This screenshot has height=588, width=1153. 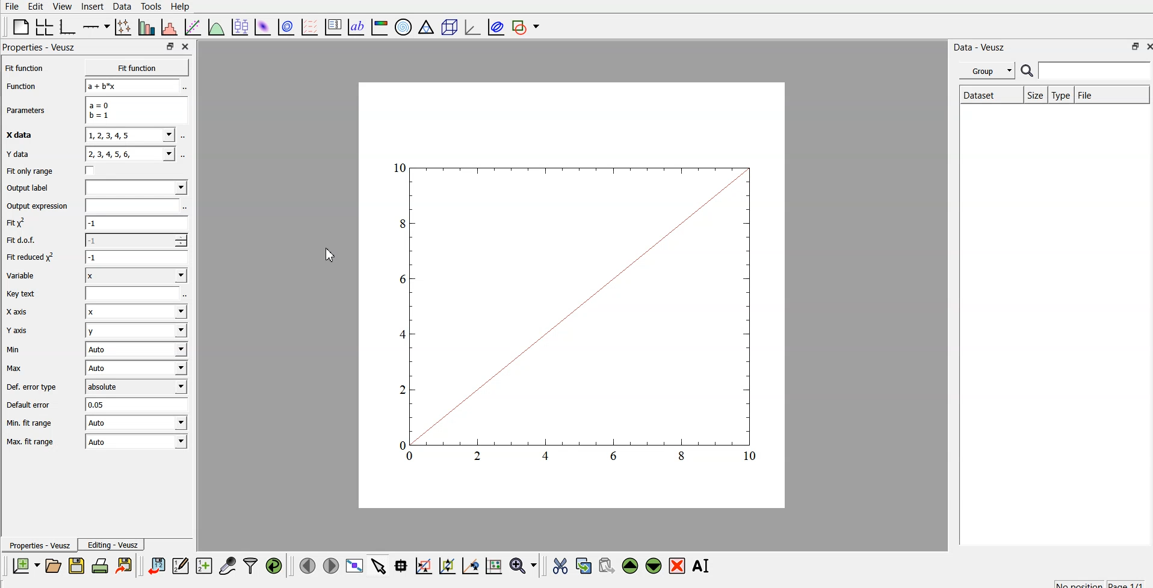 What do you see at coordinates (10, 6) in the screenshot?
I see `file` at bounding box center [10, 6].